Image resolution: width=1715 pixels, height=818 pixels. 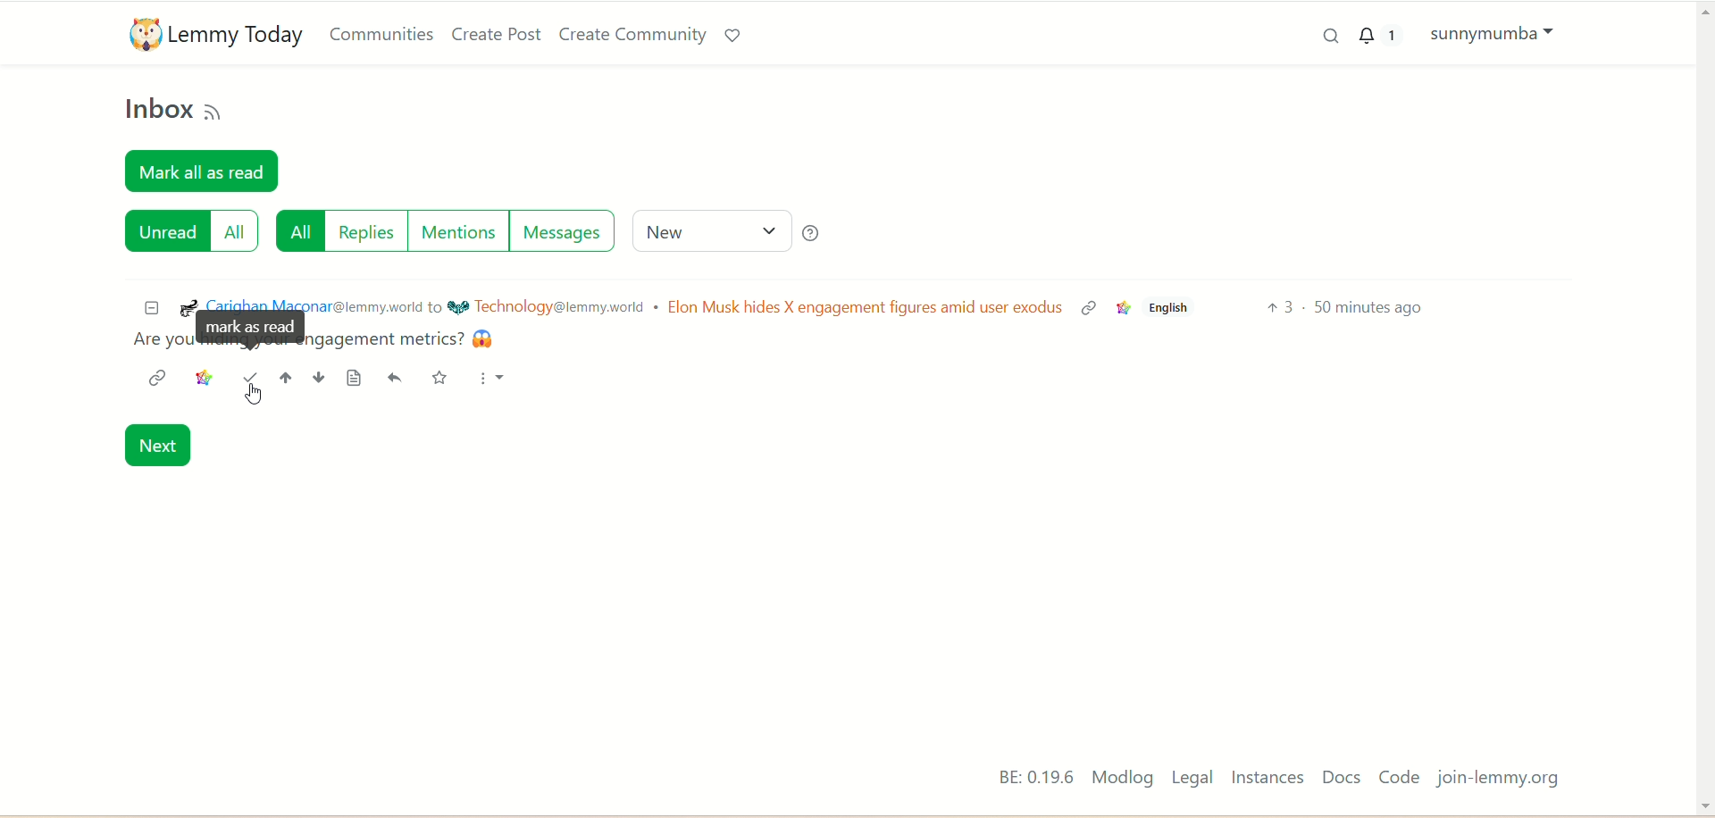 What do you see at coordinates (1502, 779) in the screenshot?
I see `join-lemmy.org` at bounding box center [1502, 779].